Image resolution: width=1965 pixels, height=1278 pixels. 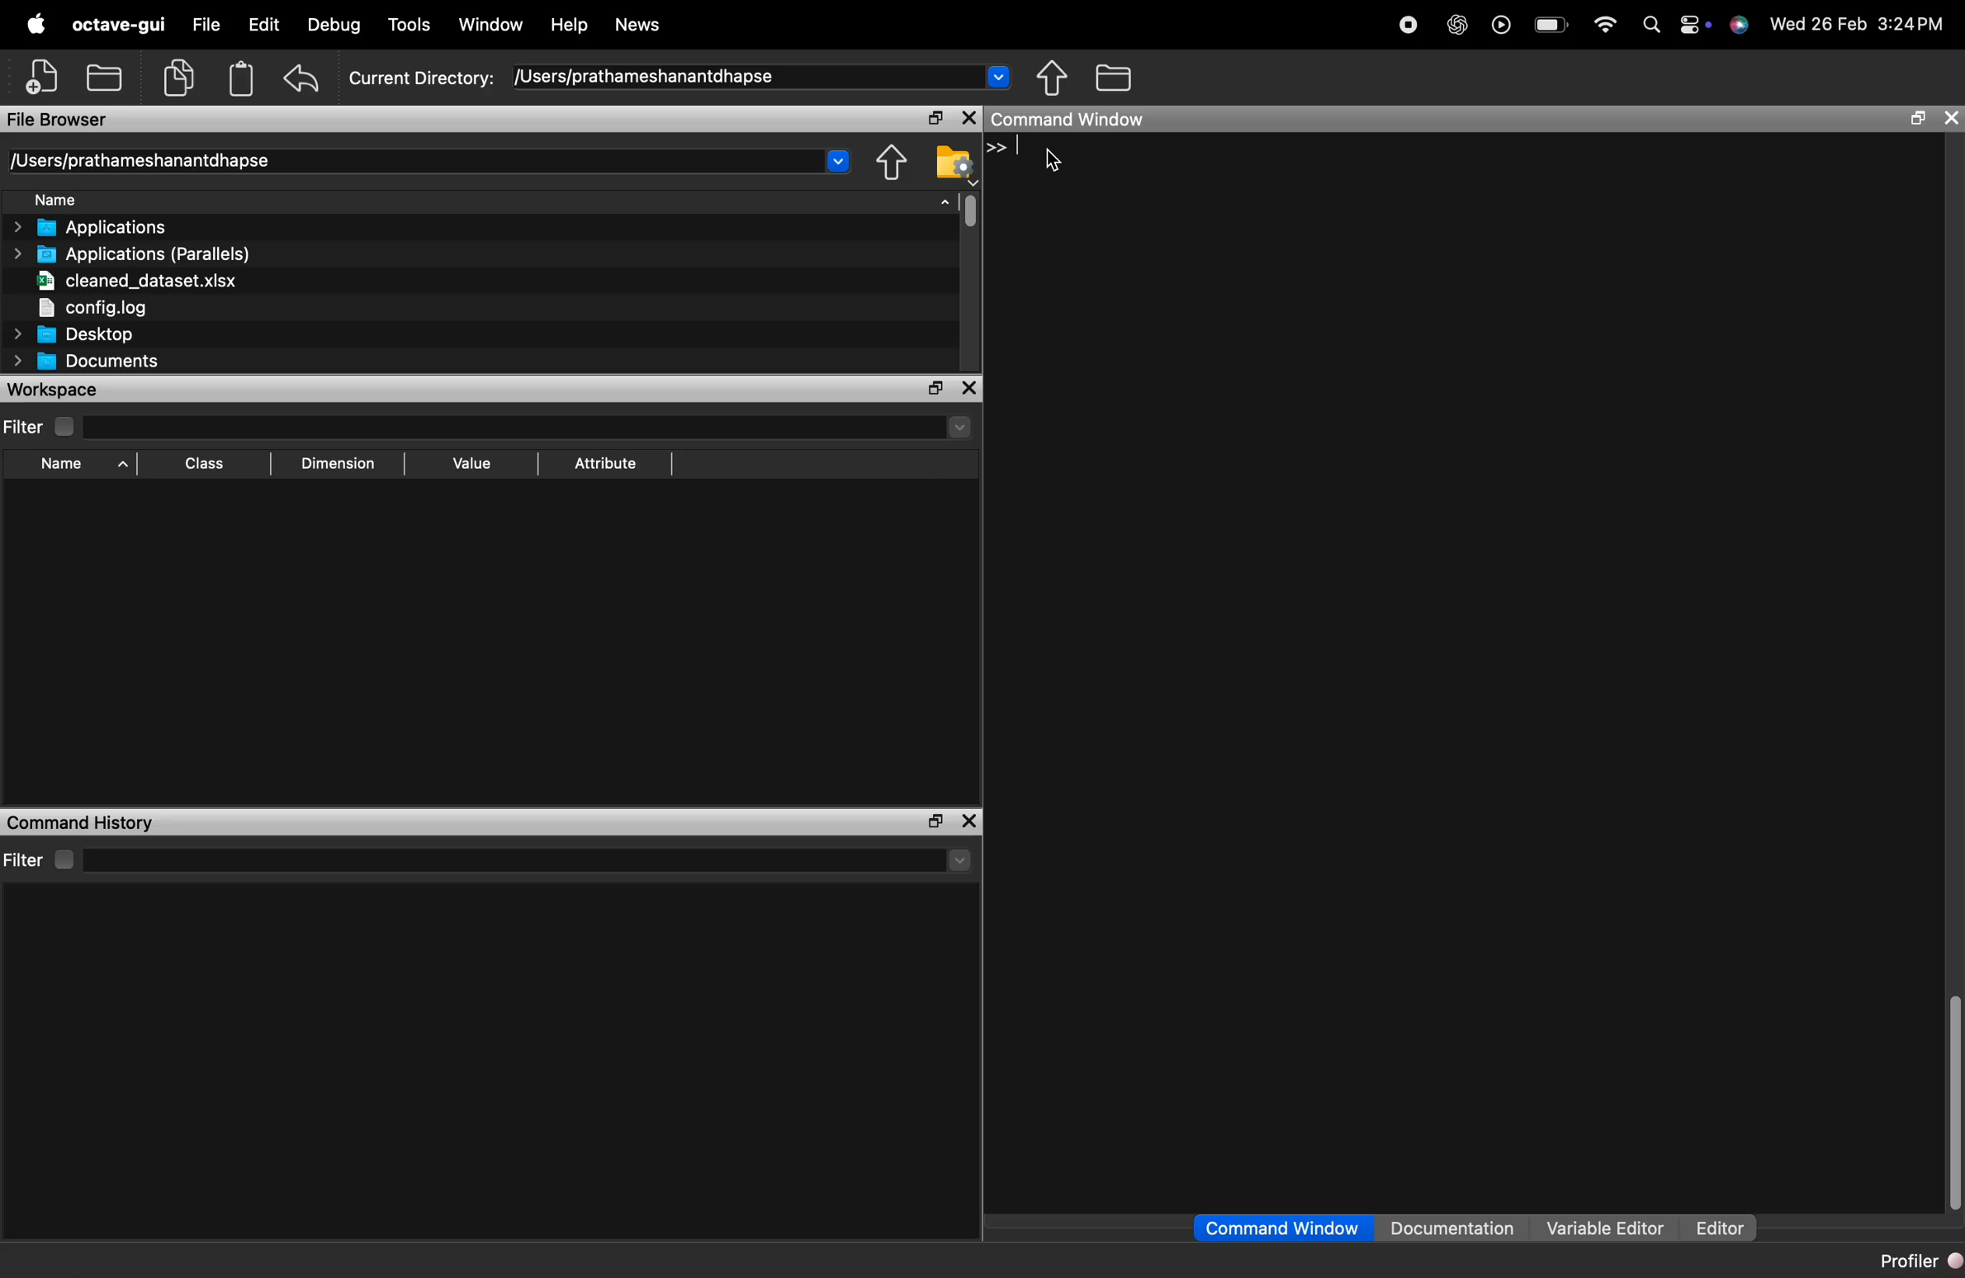 What do you see at coordinates (931, 821) in the screenshot?
I see `Maximize` at bounding box center [931, 821].